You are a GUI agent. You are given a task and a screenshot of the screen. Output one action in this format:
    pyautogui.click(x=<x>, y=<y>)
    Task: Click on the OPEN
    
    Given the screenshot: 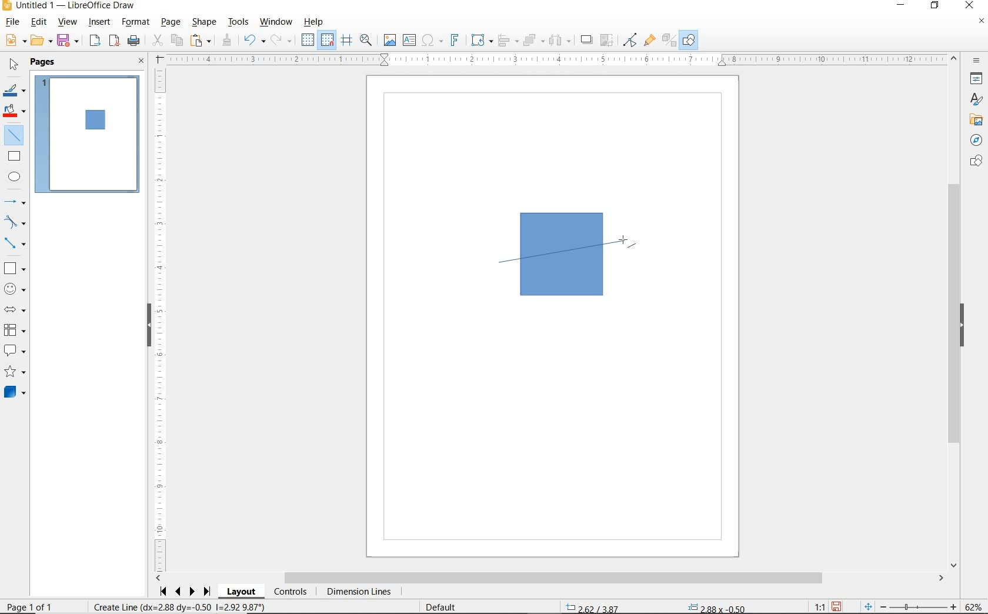 What is the action you would take?
    pyautogui.click(x=42, y=41)
    